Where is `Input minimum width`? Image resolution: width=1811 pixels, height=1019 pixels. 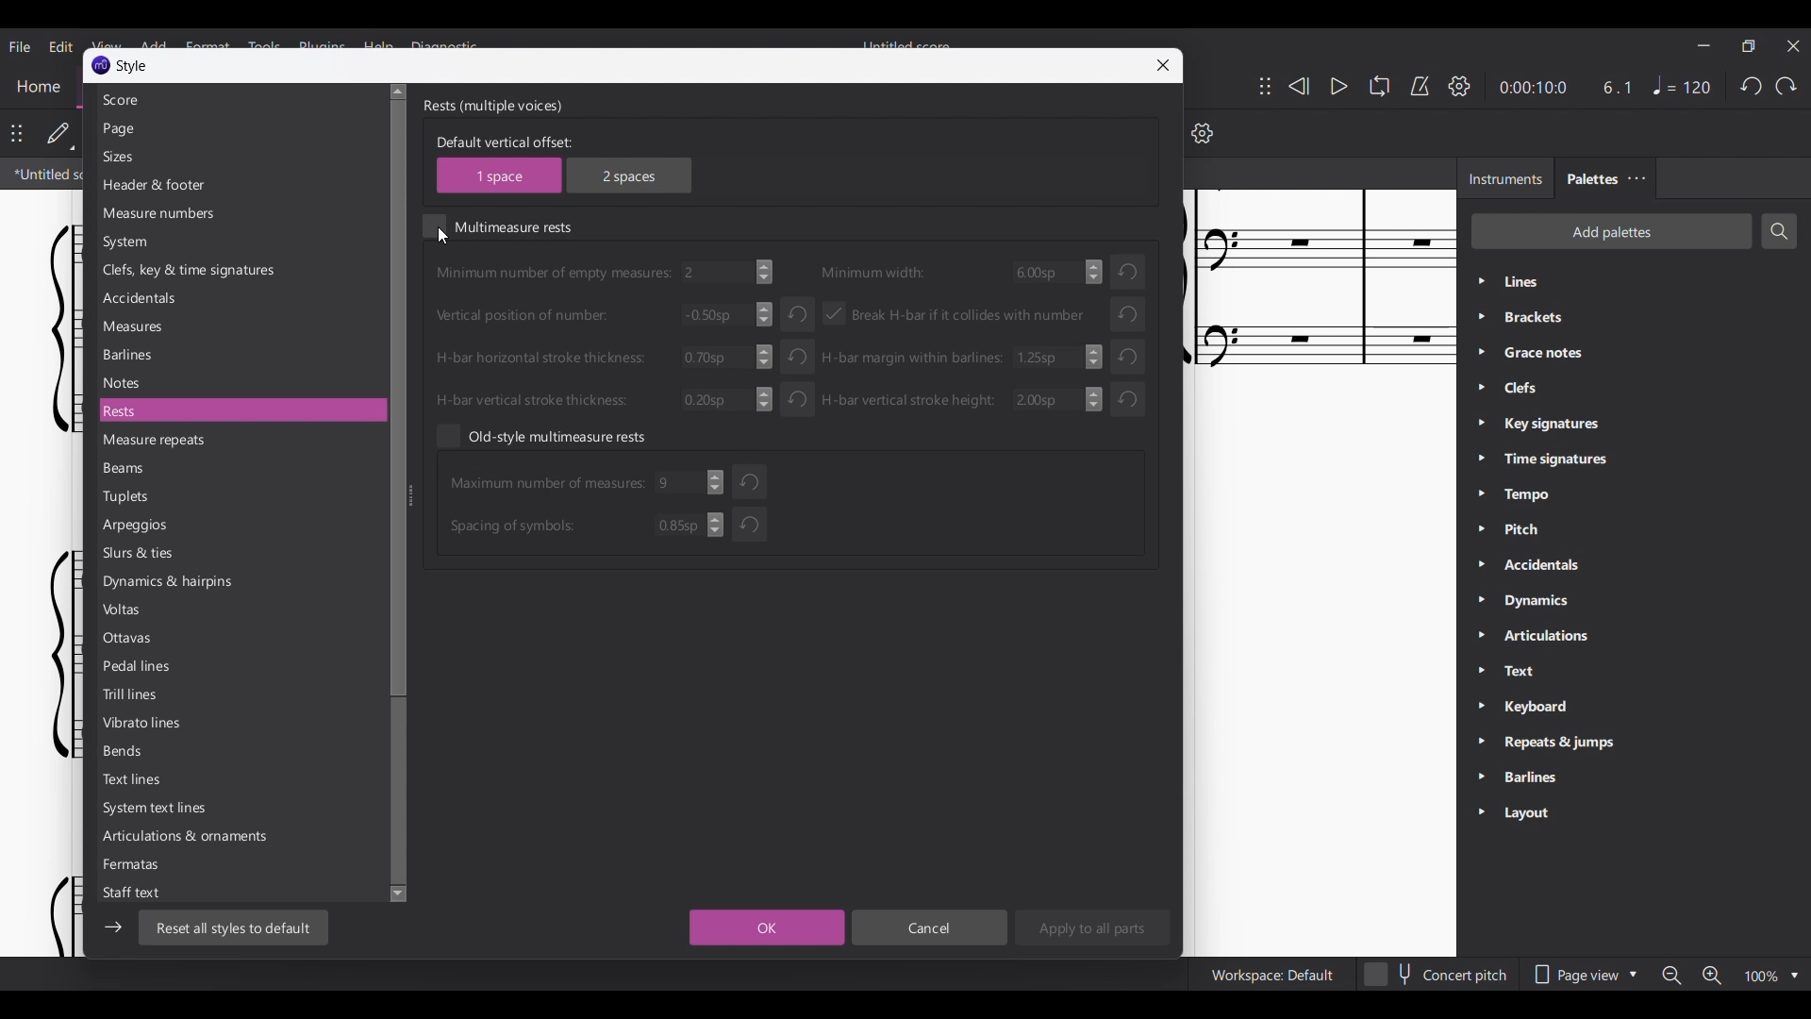
Input minimum width is located at coordinates (951, 274).